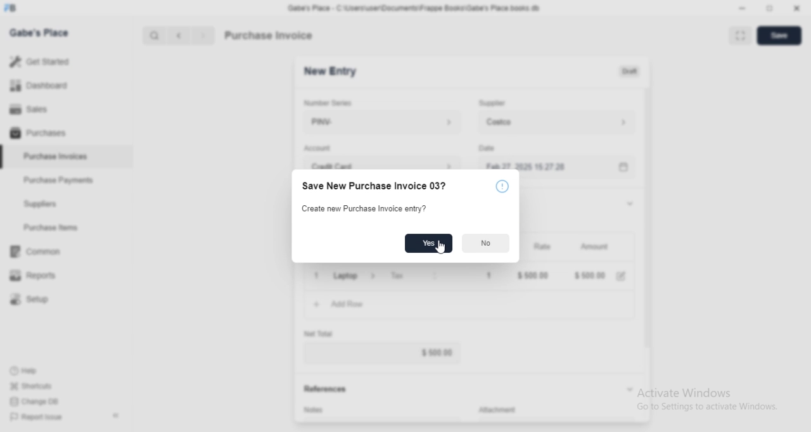 Image resolution: width=811 pixels, height=432 pixels. I want to click on More information, so click(502, 186).